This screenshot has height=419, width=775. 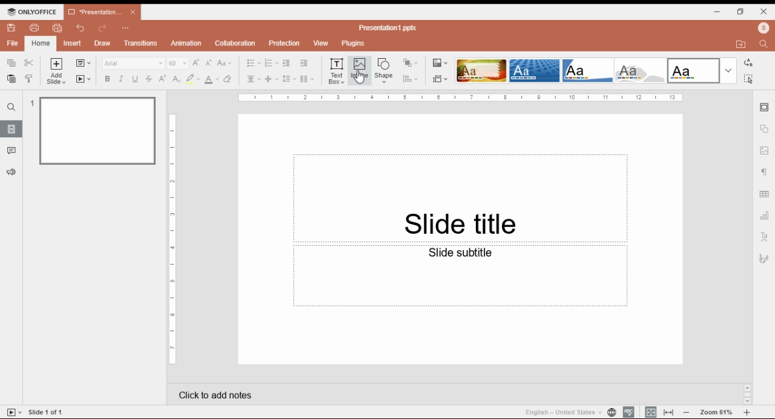 What do you see at coordinates (533, 71) in the screenshot?
I see `theme 2` at bounding box center [533, 71].